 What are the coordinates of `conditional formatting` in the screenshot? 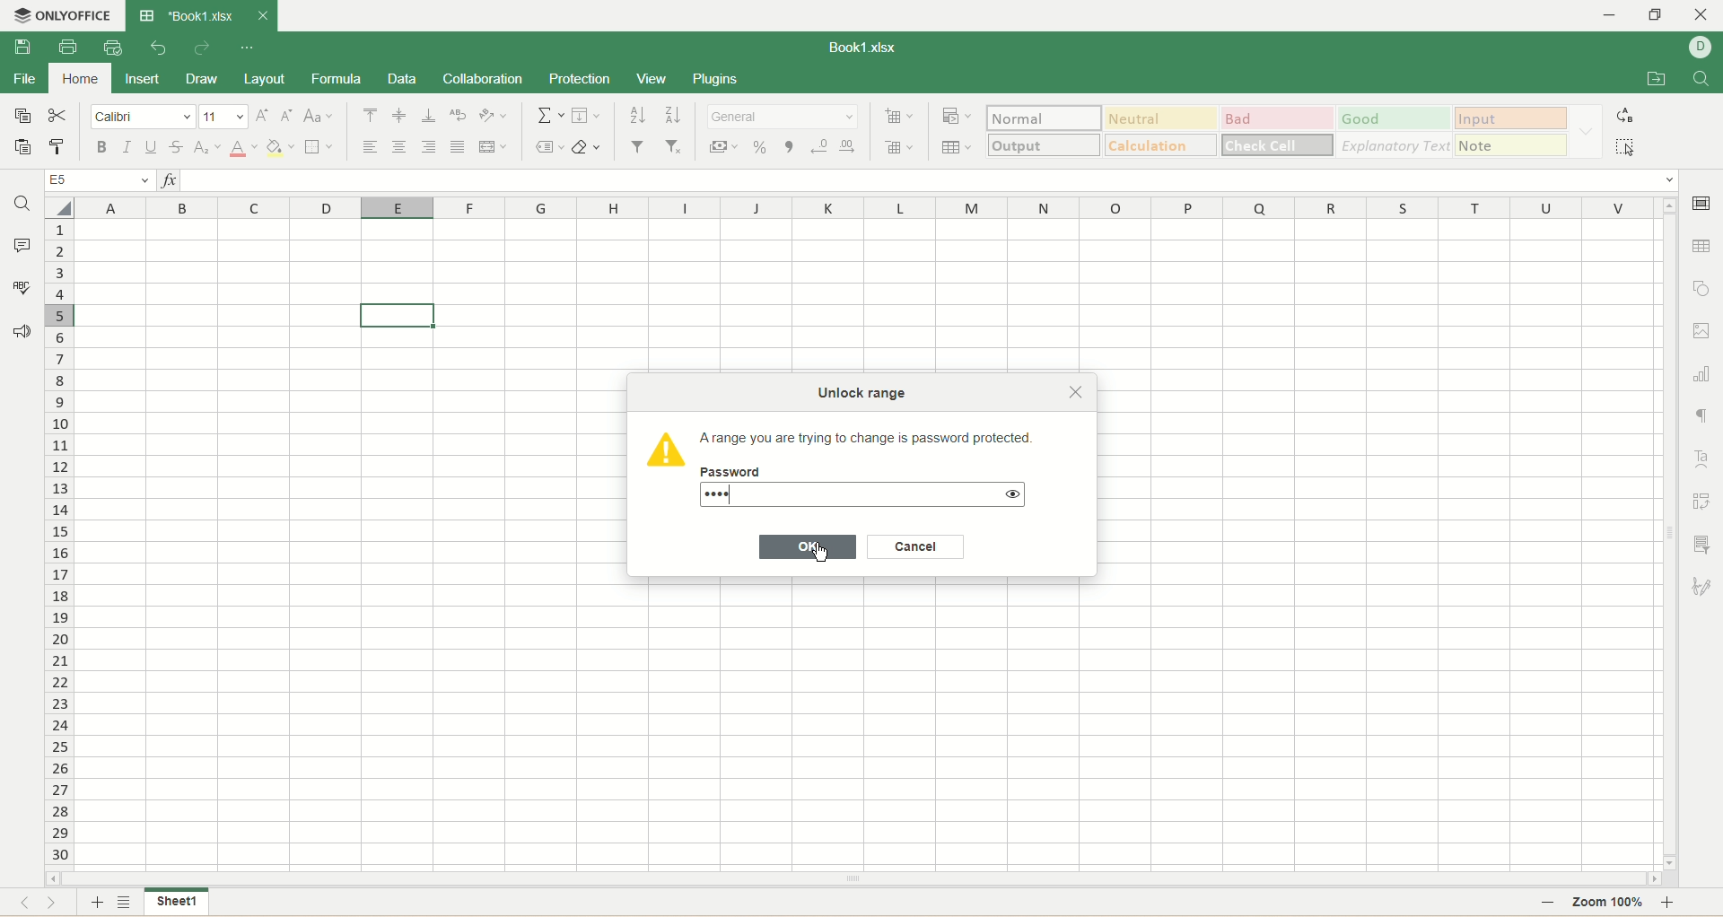 It's located at (954, 118).